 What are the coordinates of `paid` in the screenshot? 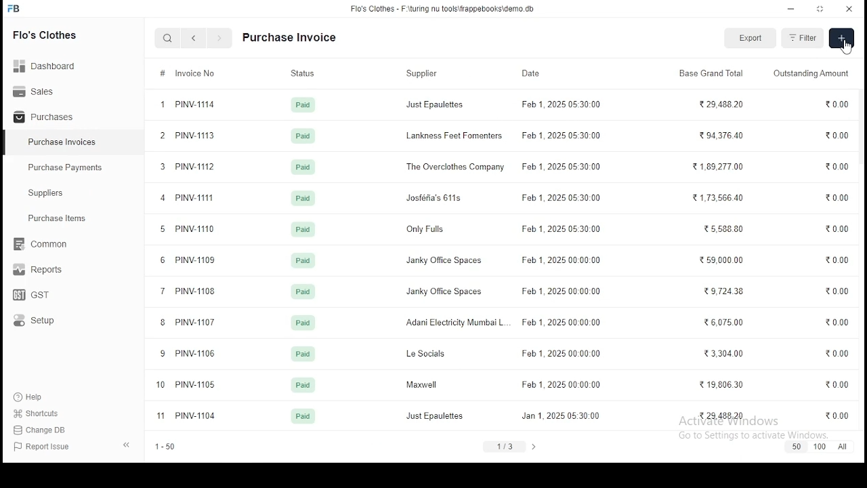 It's located at (305, 106).